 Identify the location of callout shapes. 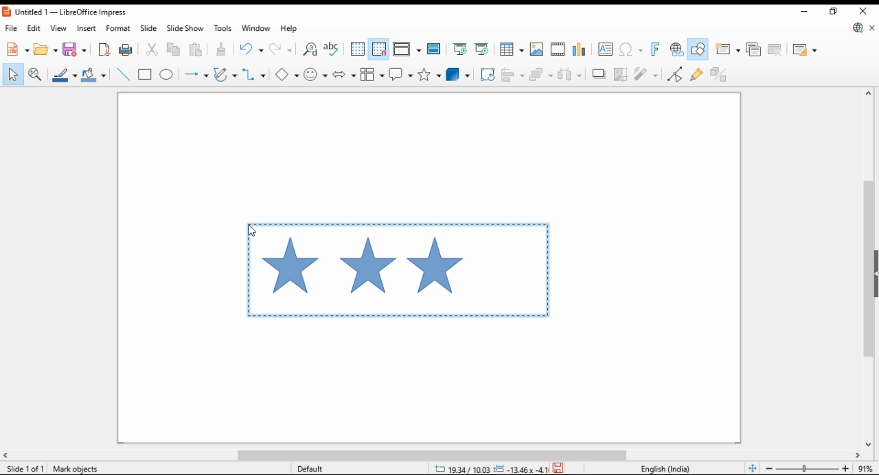
(400, 74).